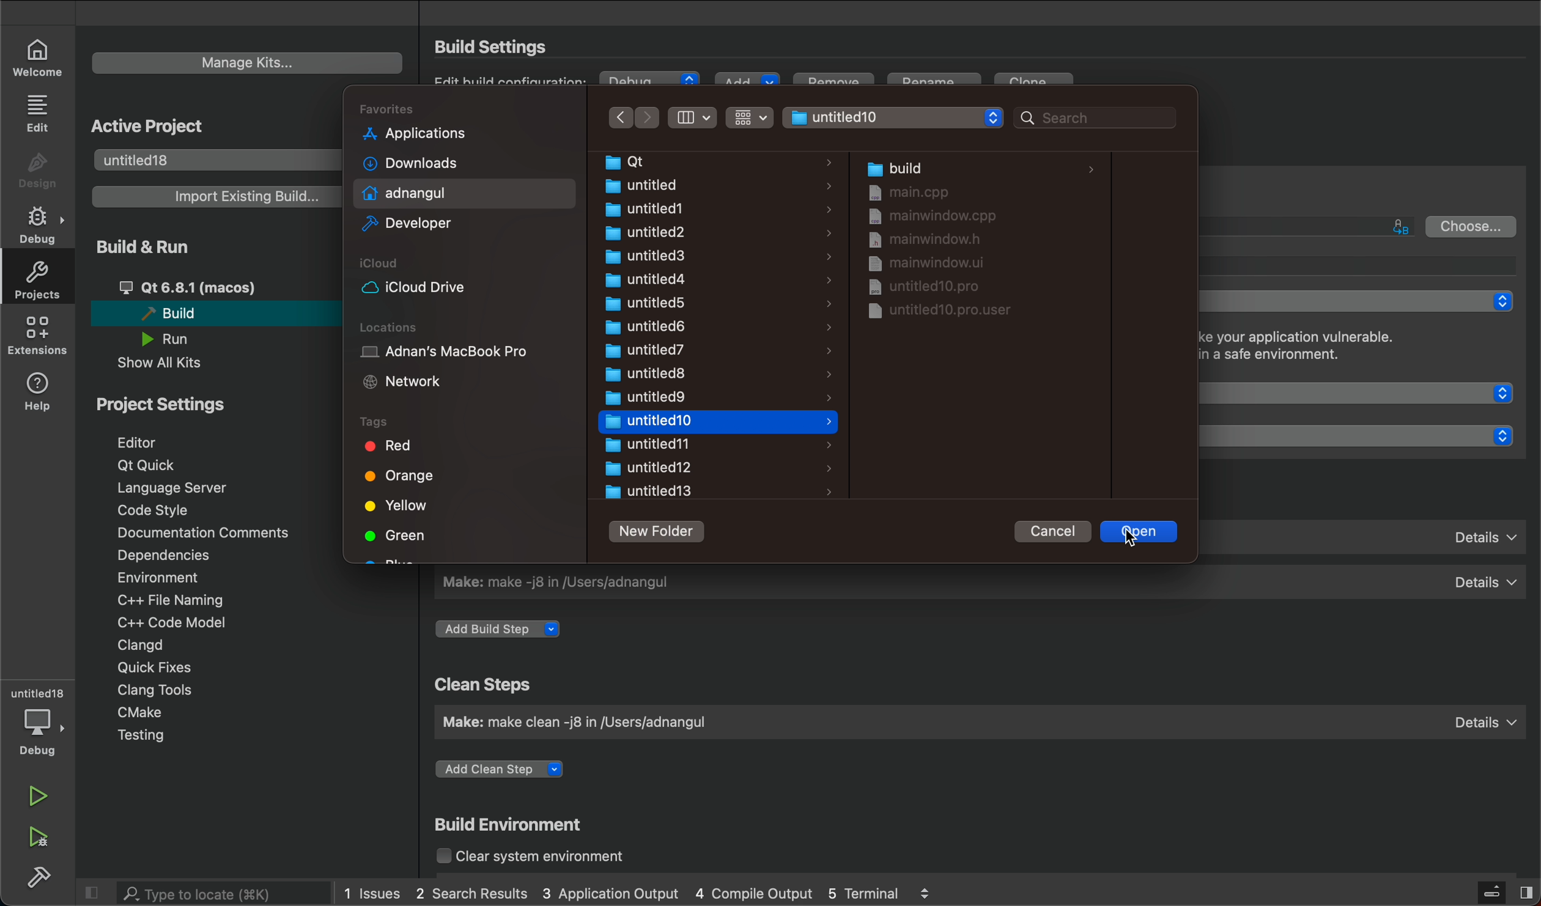  Describe the element at coordinates (619, 117) in the screenshot. I see `Previous` at that location.